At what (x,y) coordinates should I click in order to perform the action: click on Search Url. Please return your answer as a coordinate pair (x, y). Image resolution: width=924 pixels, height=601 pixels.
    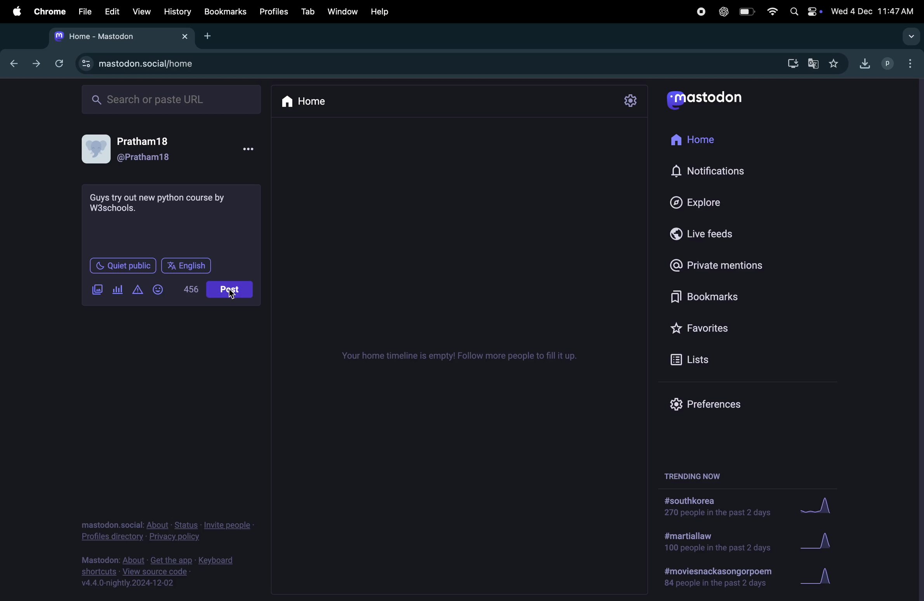
    Looking at the image, I should click on (173, 100).